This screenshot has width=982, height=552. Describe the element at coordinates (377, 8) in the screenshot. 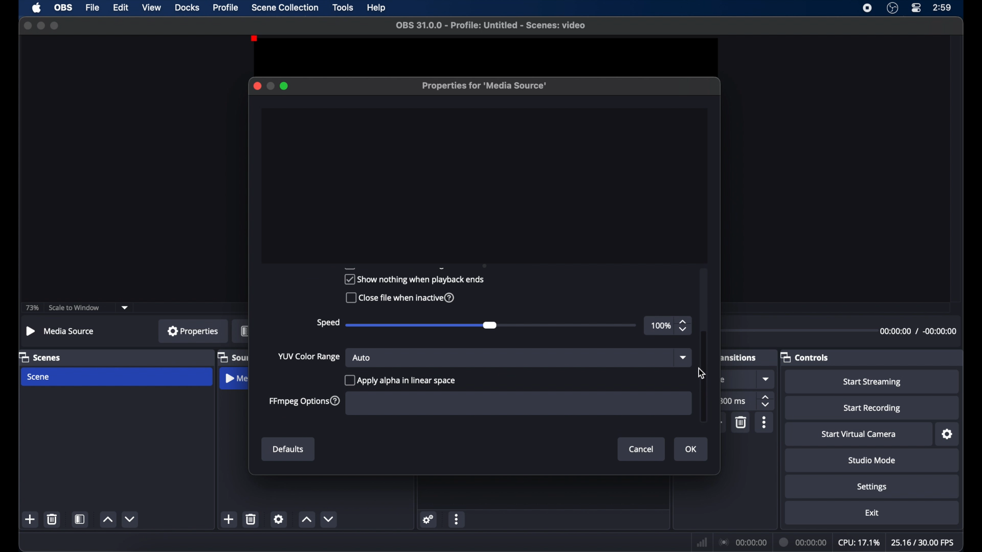

I see `help` at that location.